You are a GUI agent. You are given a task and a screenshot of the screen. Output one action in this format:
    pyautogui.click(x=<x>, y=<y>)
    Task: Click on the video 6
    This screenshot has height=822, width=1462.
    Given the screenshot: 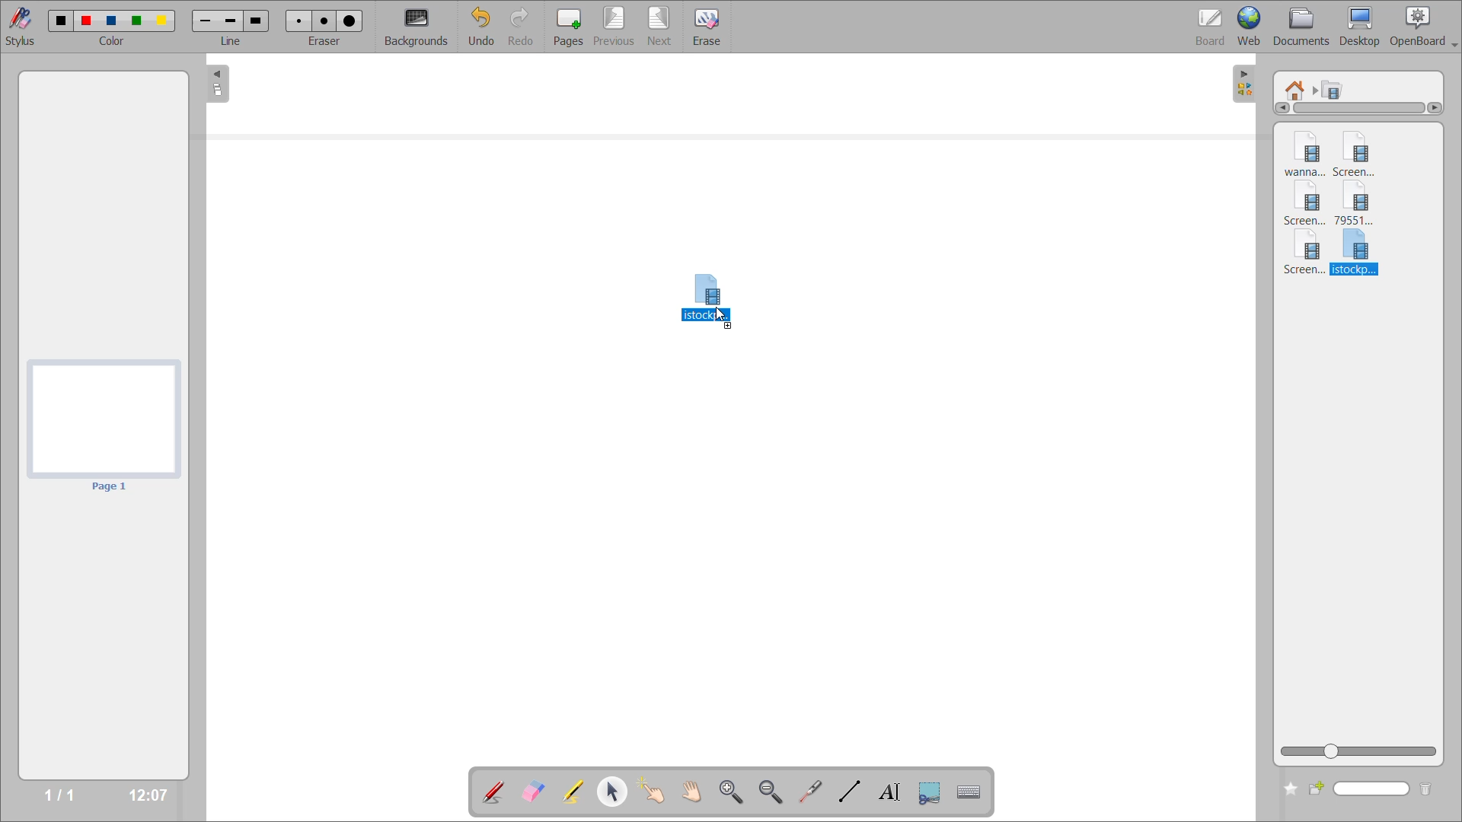 What is the action you would take?
    pyautogui.click(x=1355, y=253)
    